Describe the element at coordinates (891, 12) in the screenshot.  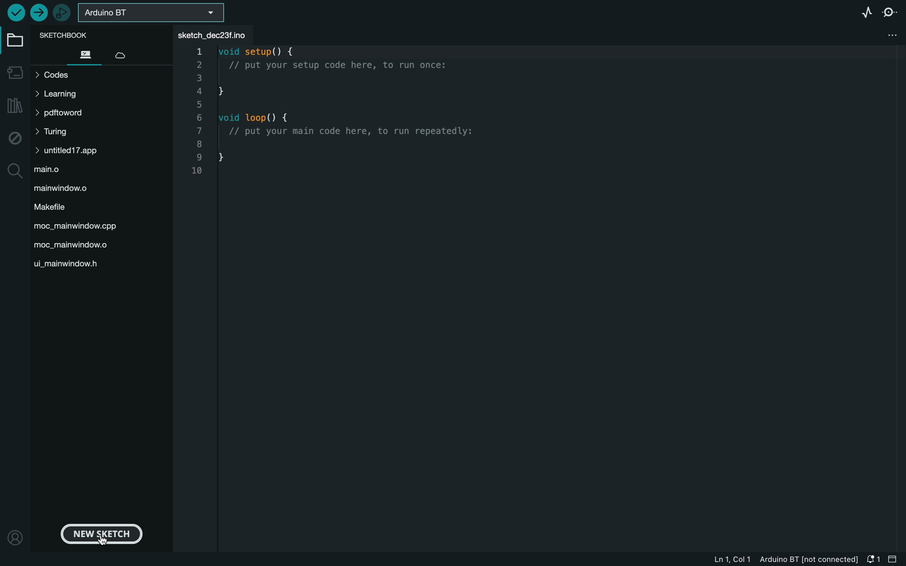
I see `serial monitor` at that location.